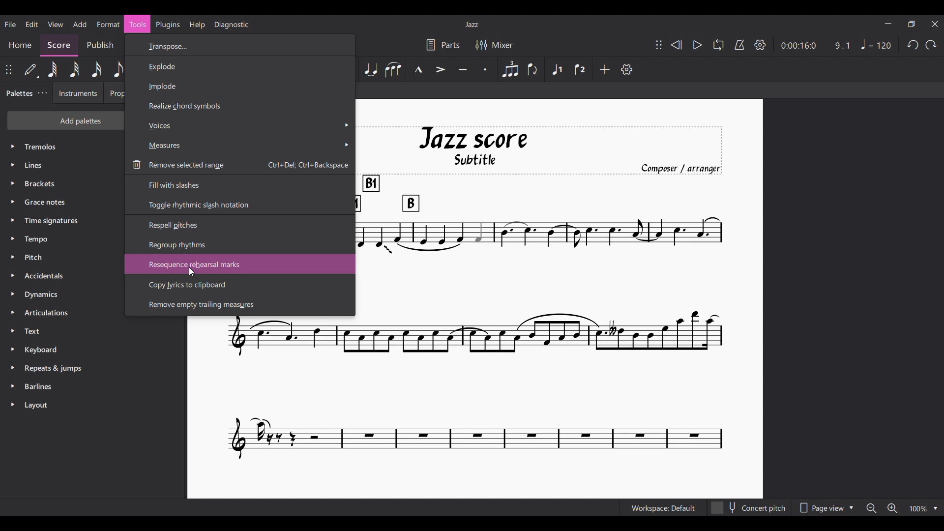  What do you see at coordinates (888, 24) in the screenshot?
I see `Minimize` at bounding box center [888, 24].